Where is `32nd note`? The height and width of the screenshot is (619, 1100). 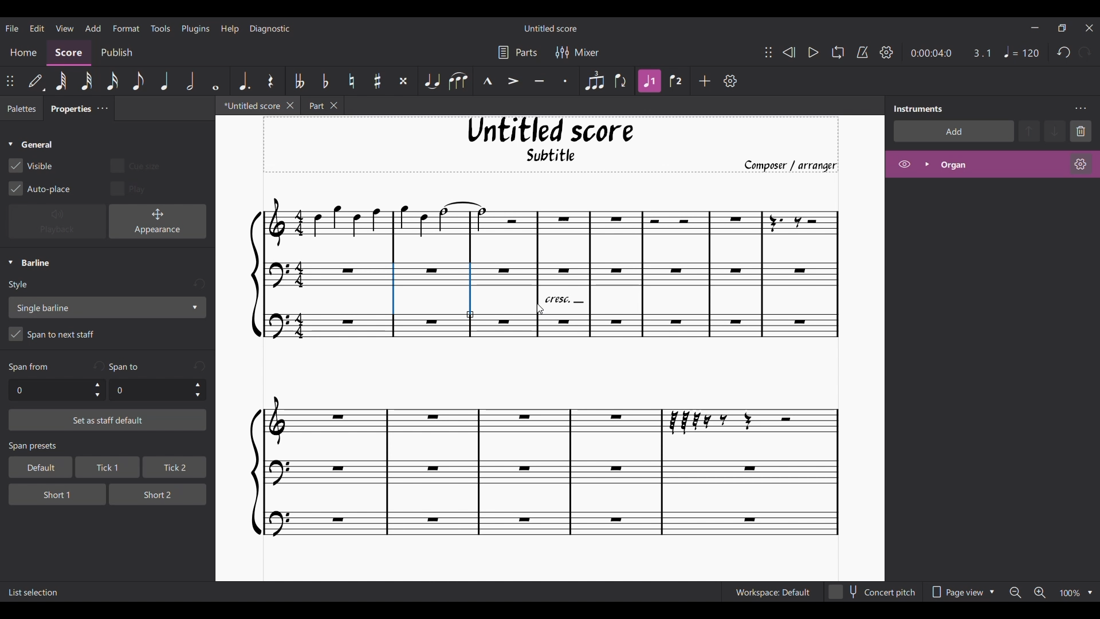 32nd note is located at coordinates (88, 82).